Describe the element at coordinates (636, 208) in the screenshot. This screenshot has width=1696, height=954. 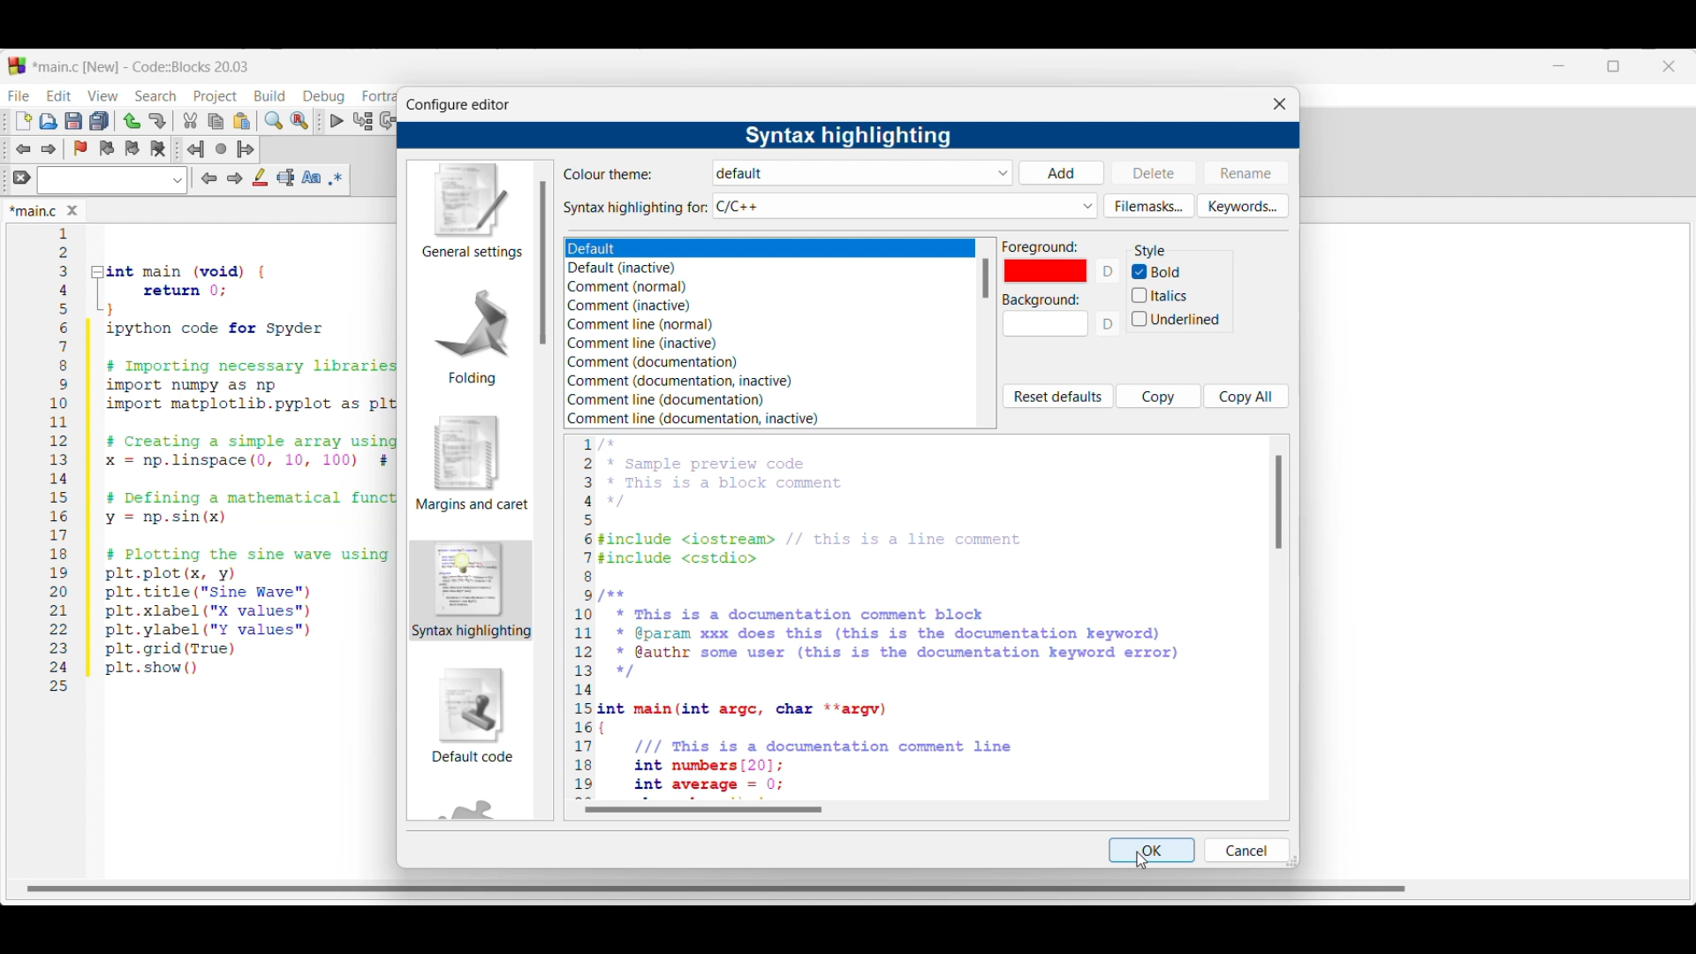
I see `Indicates syntax highlighting options` at that location.